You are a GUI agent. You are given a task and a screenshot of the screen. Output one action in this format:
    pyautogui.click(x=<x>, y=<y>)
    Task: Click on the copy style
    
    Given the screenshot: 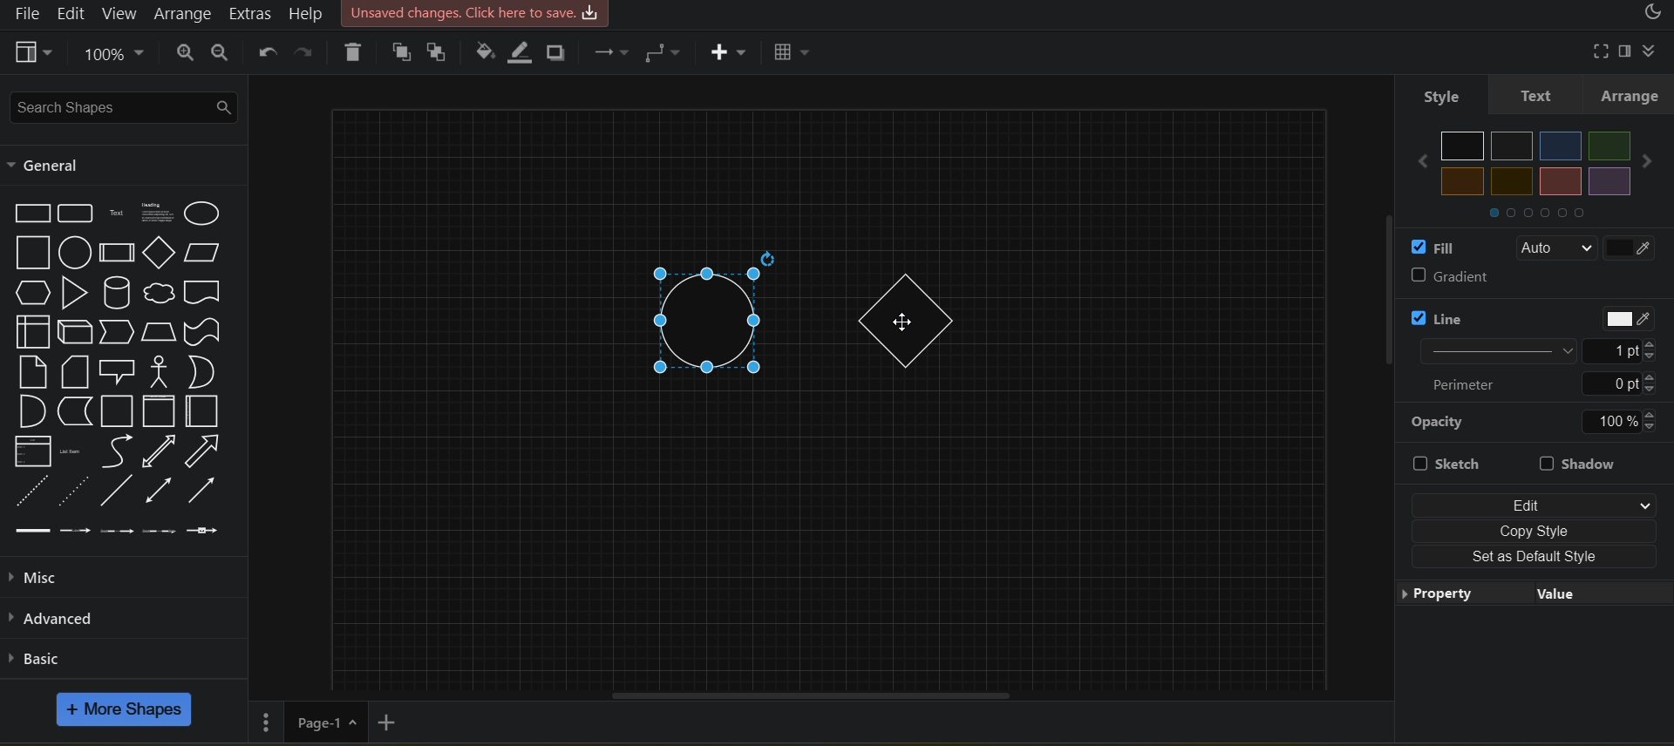 What is the action you would take?
    pyautogui.click(x=1531, y=533)
    